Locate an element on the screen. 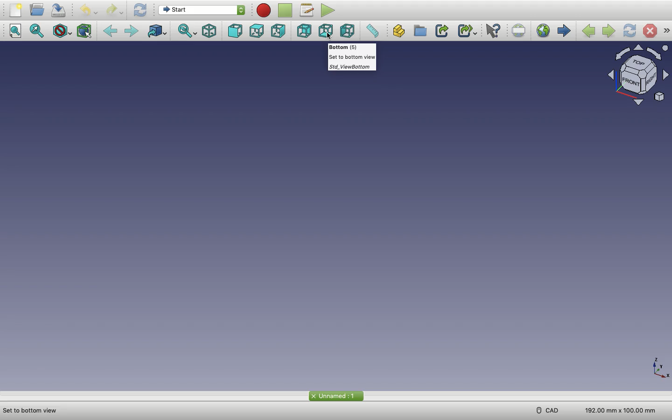  Sync view is located at coordinates (188, 32).